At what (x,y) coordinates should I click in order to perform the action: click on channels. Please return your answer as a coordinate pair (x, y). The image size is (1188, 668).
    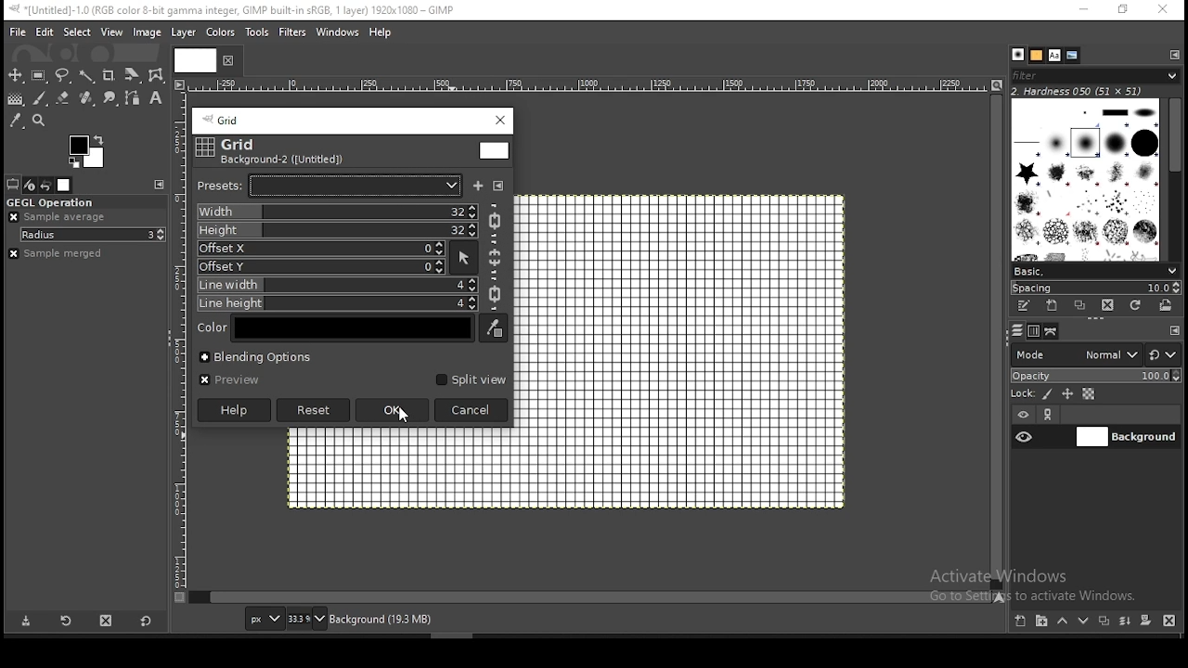
    Looking at the image, I should click on (1036, 332).